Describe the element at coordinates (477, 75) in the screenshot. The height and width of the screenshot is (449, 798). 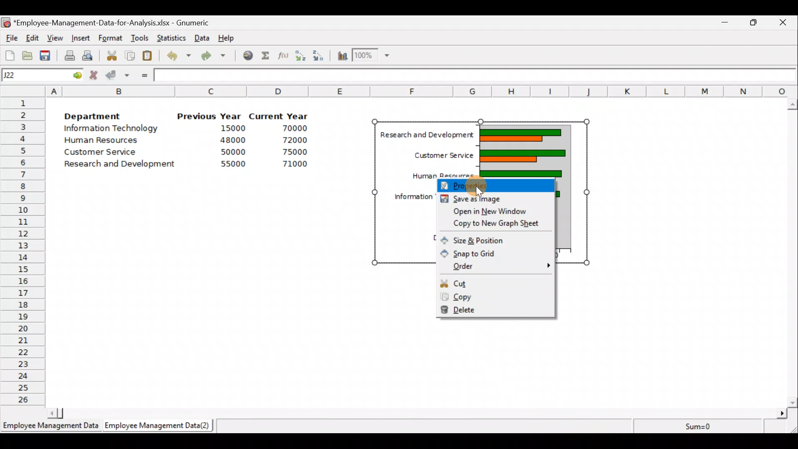
I see `Formula bar` at that location.